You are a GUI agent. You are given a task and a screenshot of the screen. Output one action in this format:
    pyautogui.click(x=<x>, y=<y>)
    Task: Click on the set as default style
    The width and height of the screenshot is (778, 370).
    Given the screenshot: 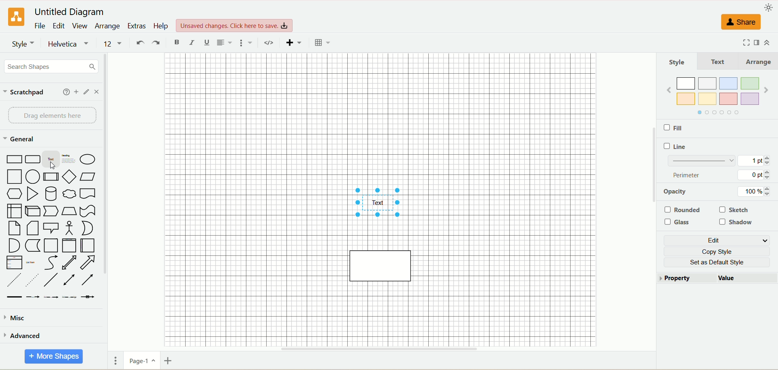 What is the action you would take?
    pyautogui.click(x=719, y=262)
    